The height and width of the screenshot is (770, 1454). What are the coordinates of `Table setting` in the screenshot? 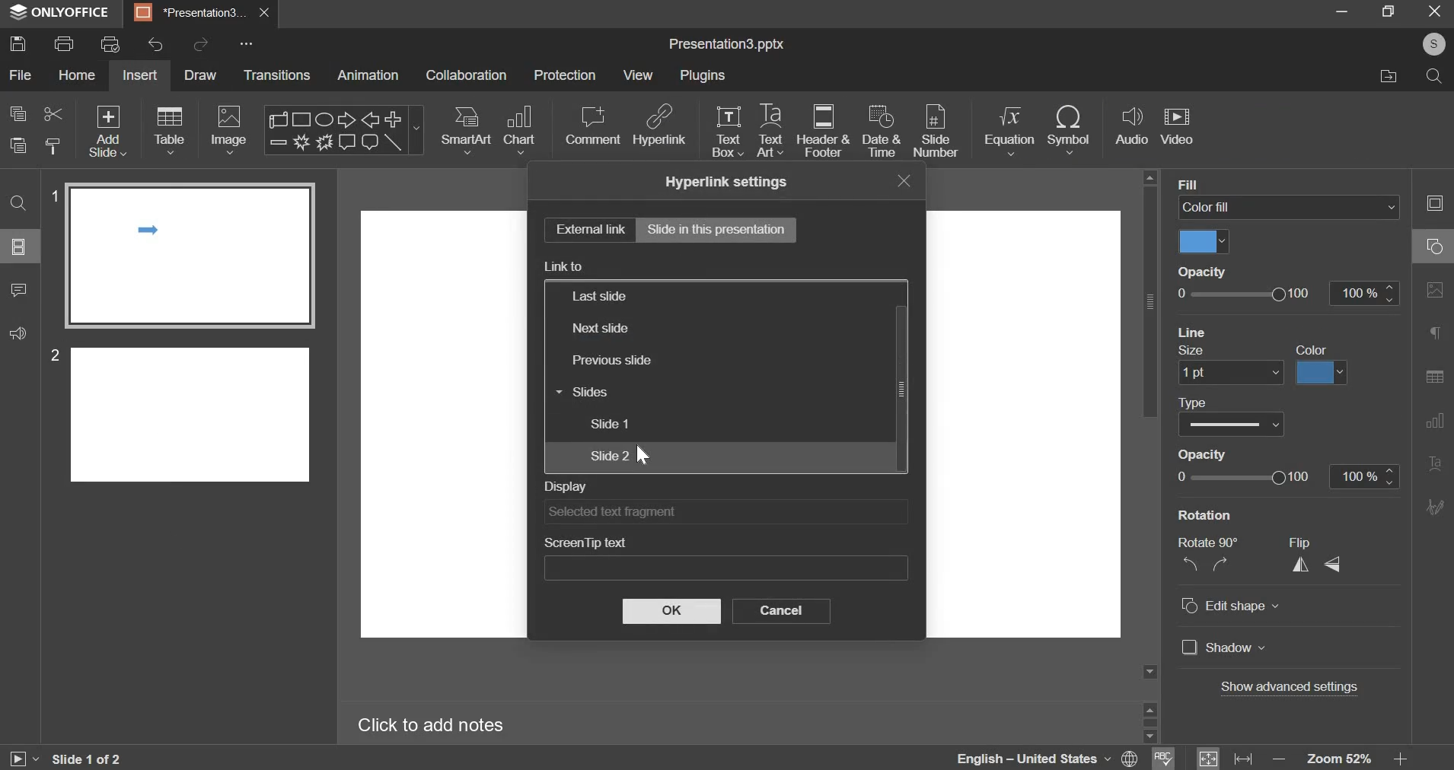 It's located at (1435, 379).